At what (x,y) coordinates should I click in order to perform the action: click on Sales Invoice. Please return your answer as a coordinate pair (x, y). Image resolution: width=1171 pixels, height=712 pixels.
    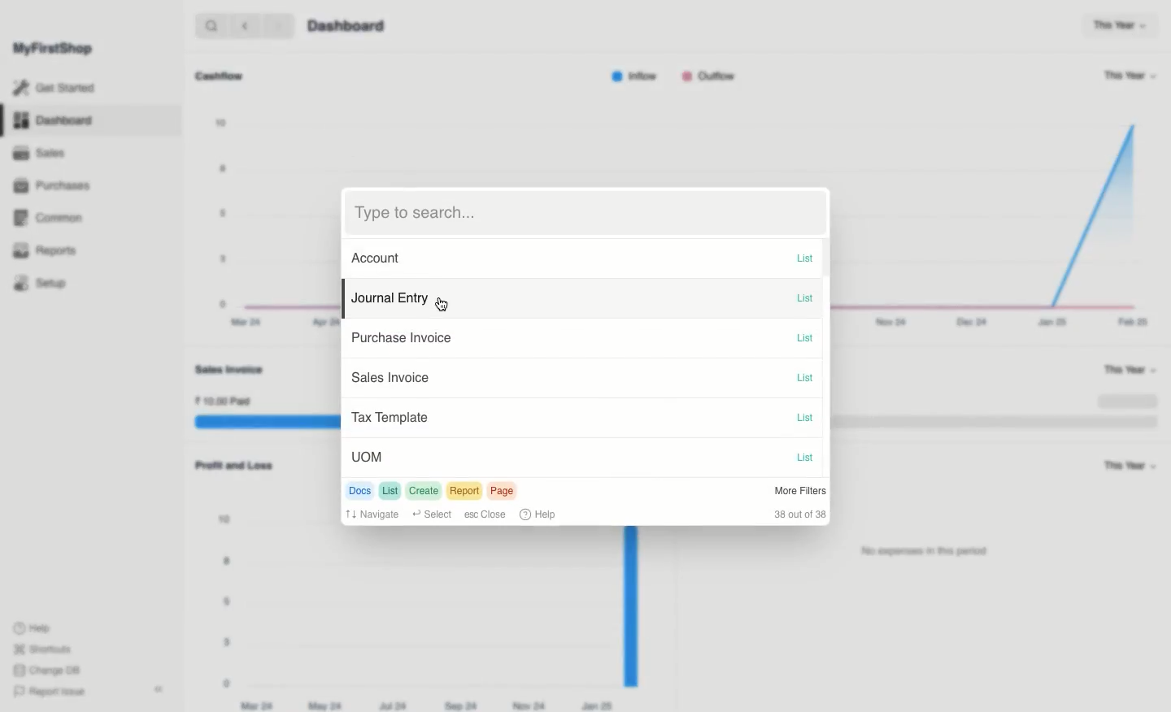
    Looking at the image, I should click on (229, 370).